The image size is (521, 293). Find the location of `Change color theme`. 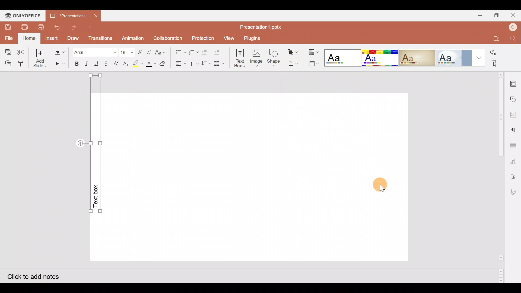

Change color theme is located at coordinates (313, 52).